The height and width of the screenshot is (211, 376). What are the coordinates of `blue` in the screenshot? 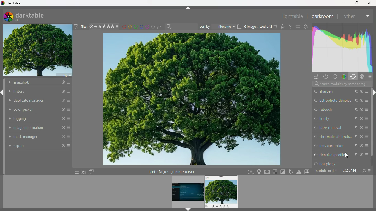 It's located at (142, 27).